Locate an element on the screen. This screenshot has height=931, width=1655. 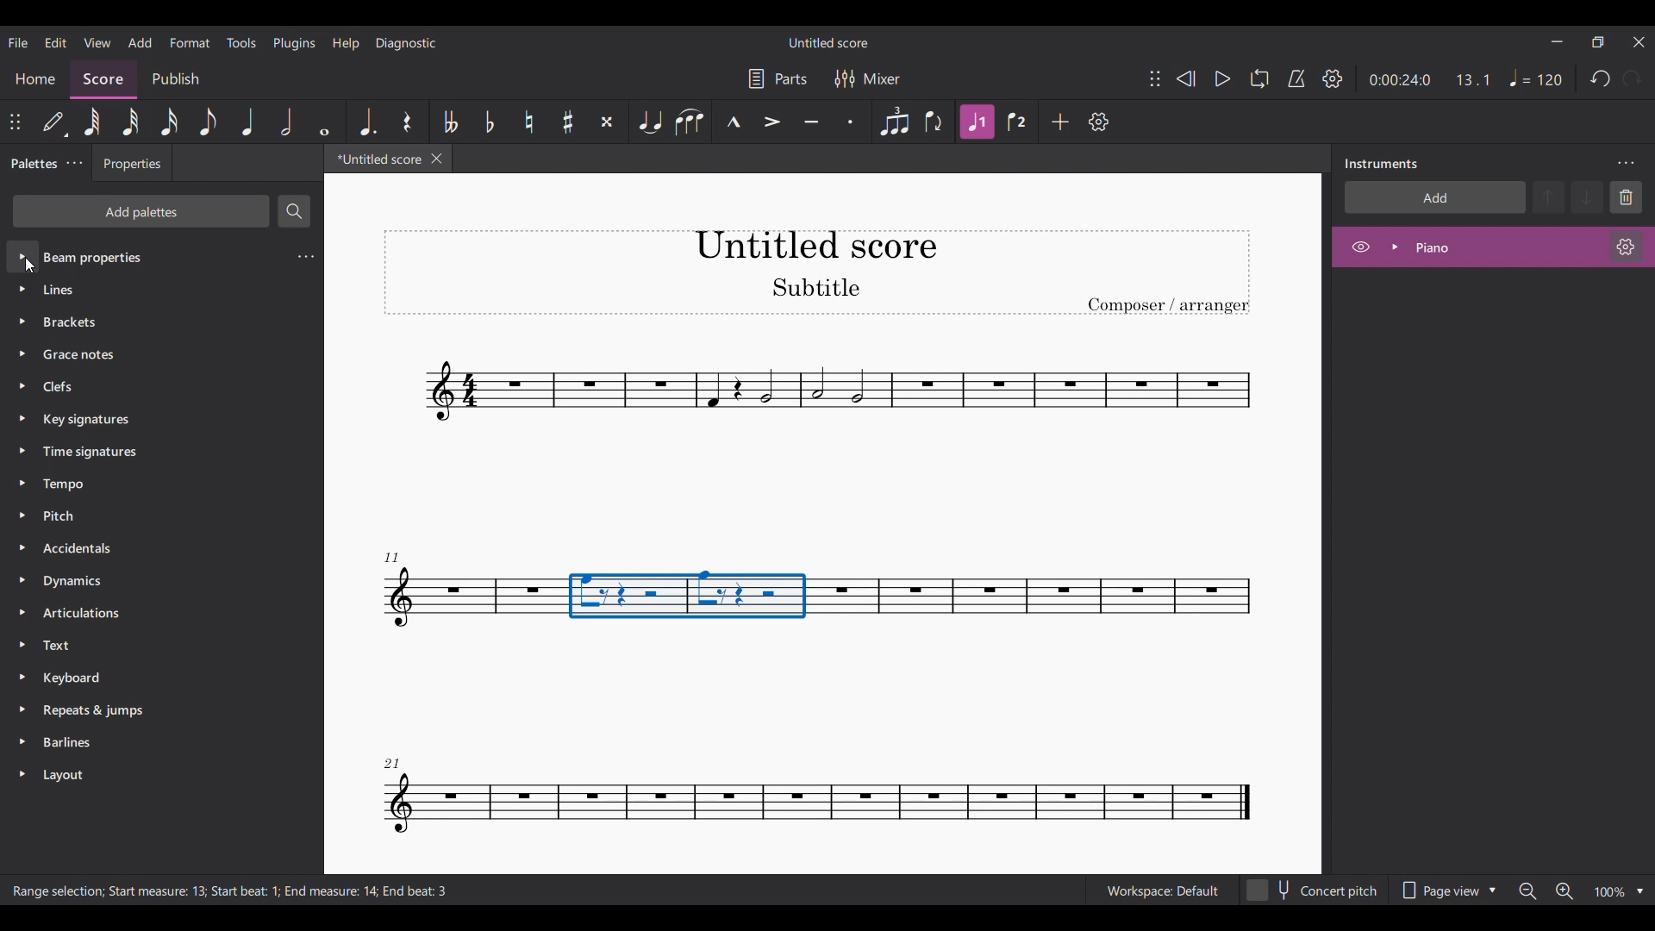
Zoom in is located at coordinates (1564, 891).